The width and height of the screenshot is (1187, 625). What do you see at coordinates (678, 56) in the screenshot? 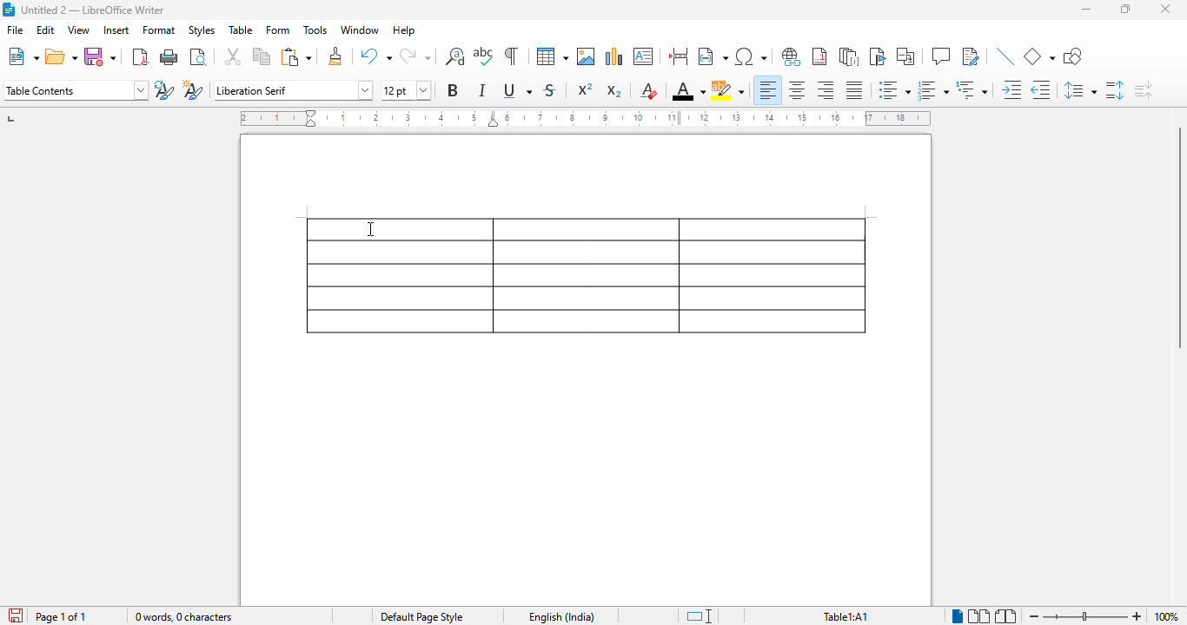
I see `insert page break` at bounding box center [678, 56].